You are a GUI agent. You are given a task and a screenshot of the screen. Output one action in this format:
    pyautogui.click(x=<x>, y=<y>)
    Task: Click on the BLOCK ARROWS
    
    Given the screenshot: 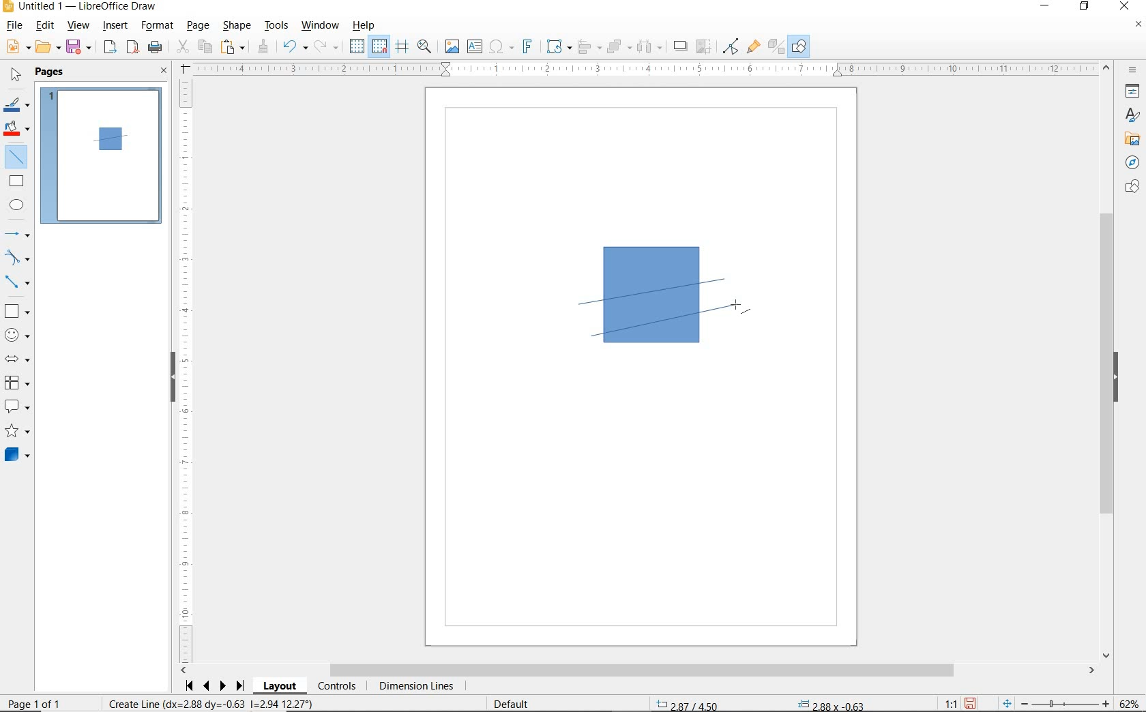 What is the action you would take?
    pyautogui.click(x=21, y=359)
    